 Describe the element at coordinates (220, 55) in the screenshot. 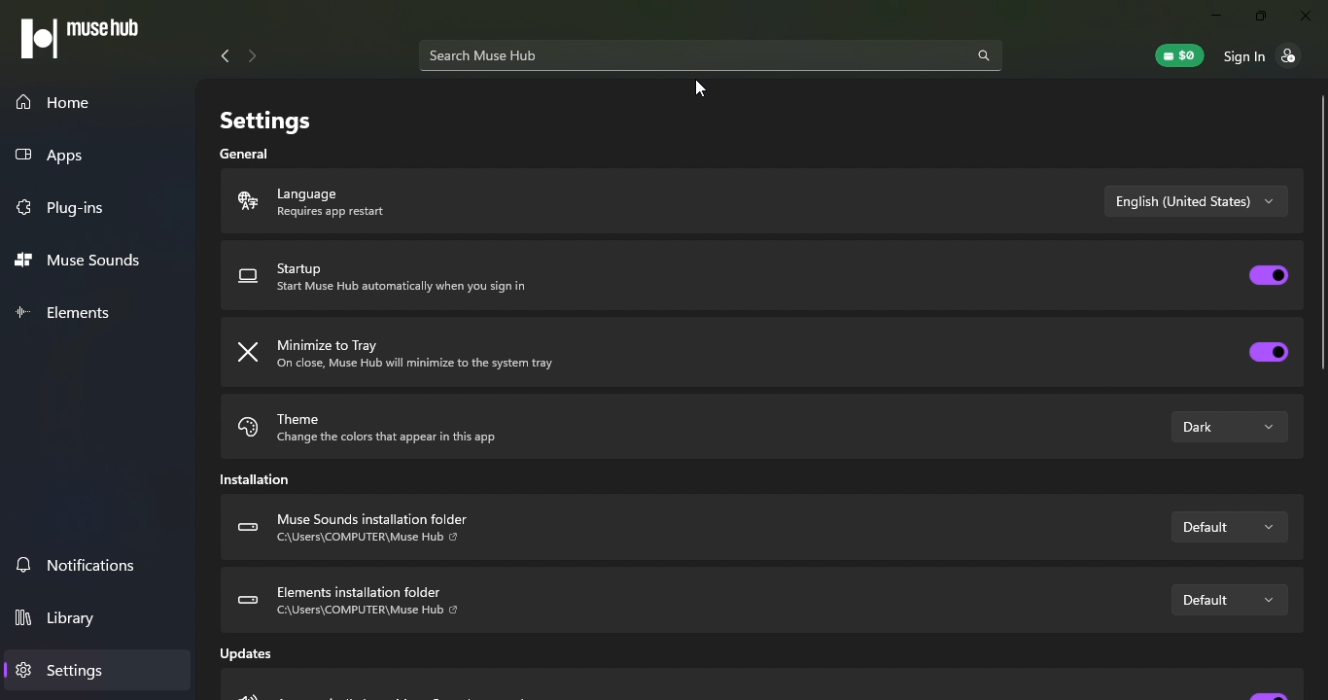

I see `Navigate back` at that location.